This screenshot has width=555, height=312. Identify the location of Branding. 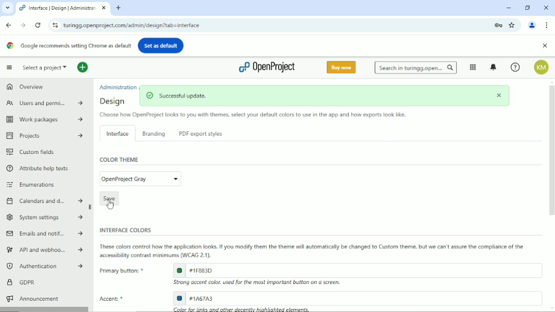
(154, 134).